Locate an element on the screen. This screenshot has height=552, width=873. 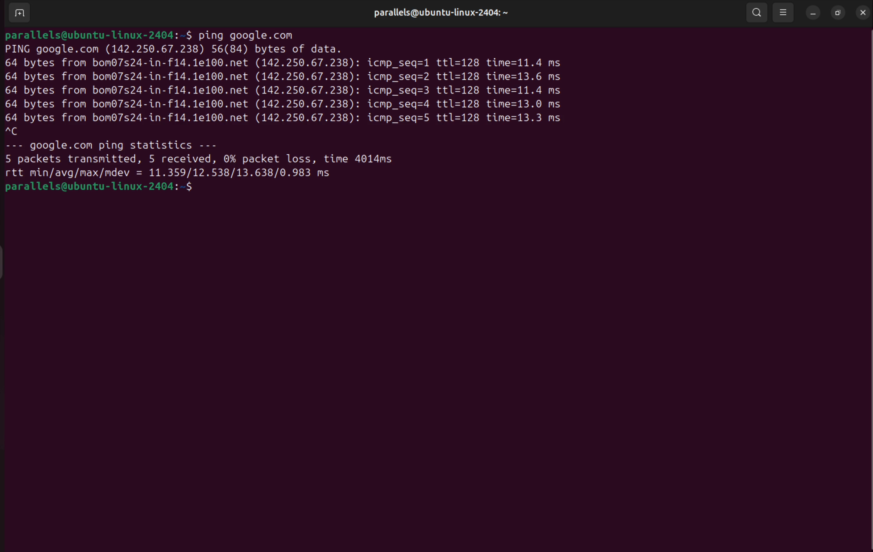
view options is located at coordinates (783, 12).